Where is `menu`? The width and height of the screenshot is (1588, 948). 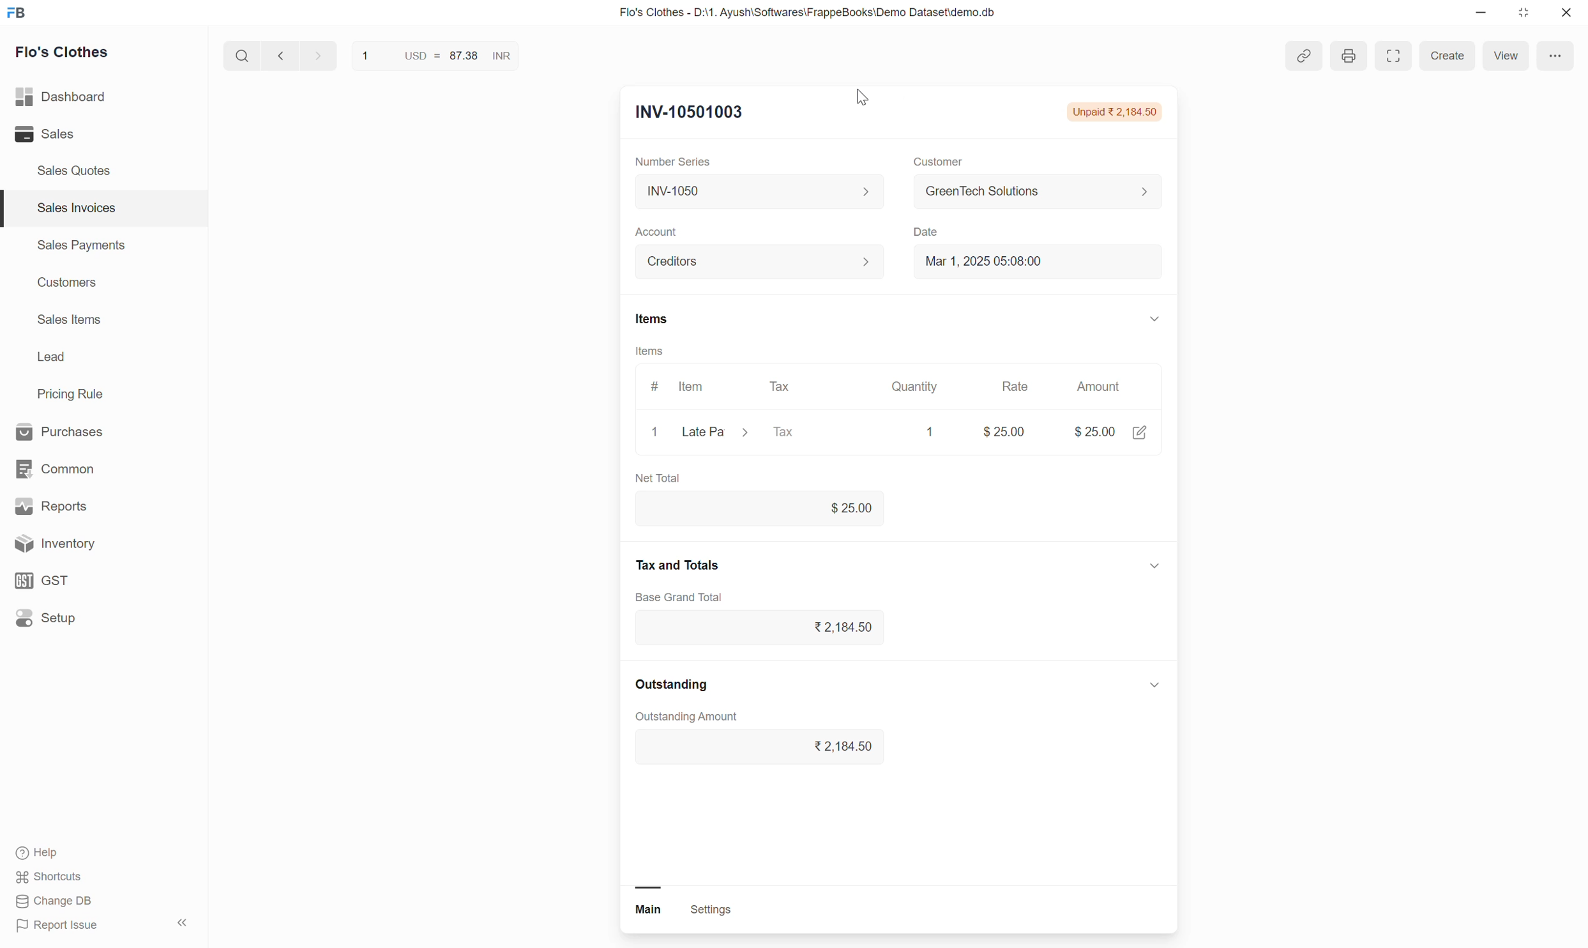 menu is located at coordinates (1558, 57).